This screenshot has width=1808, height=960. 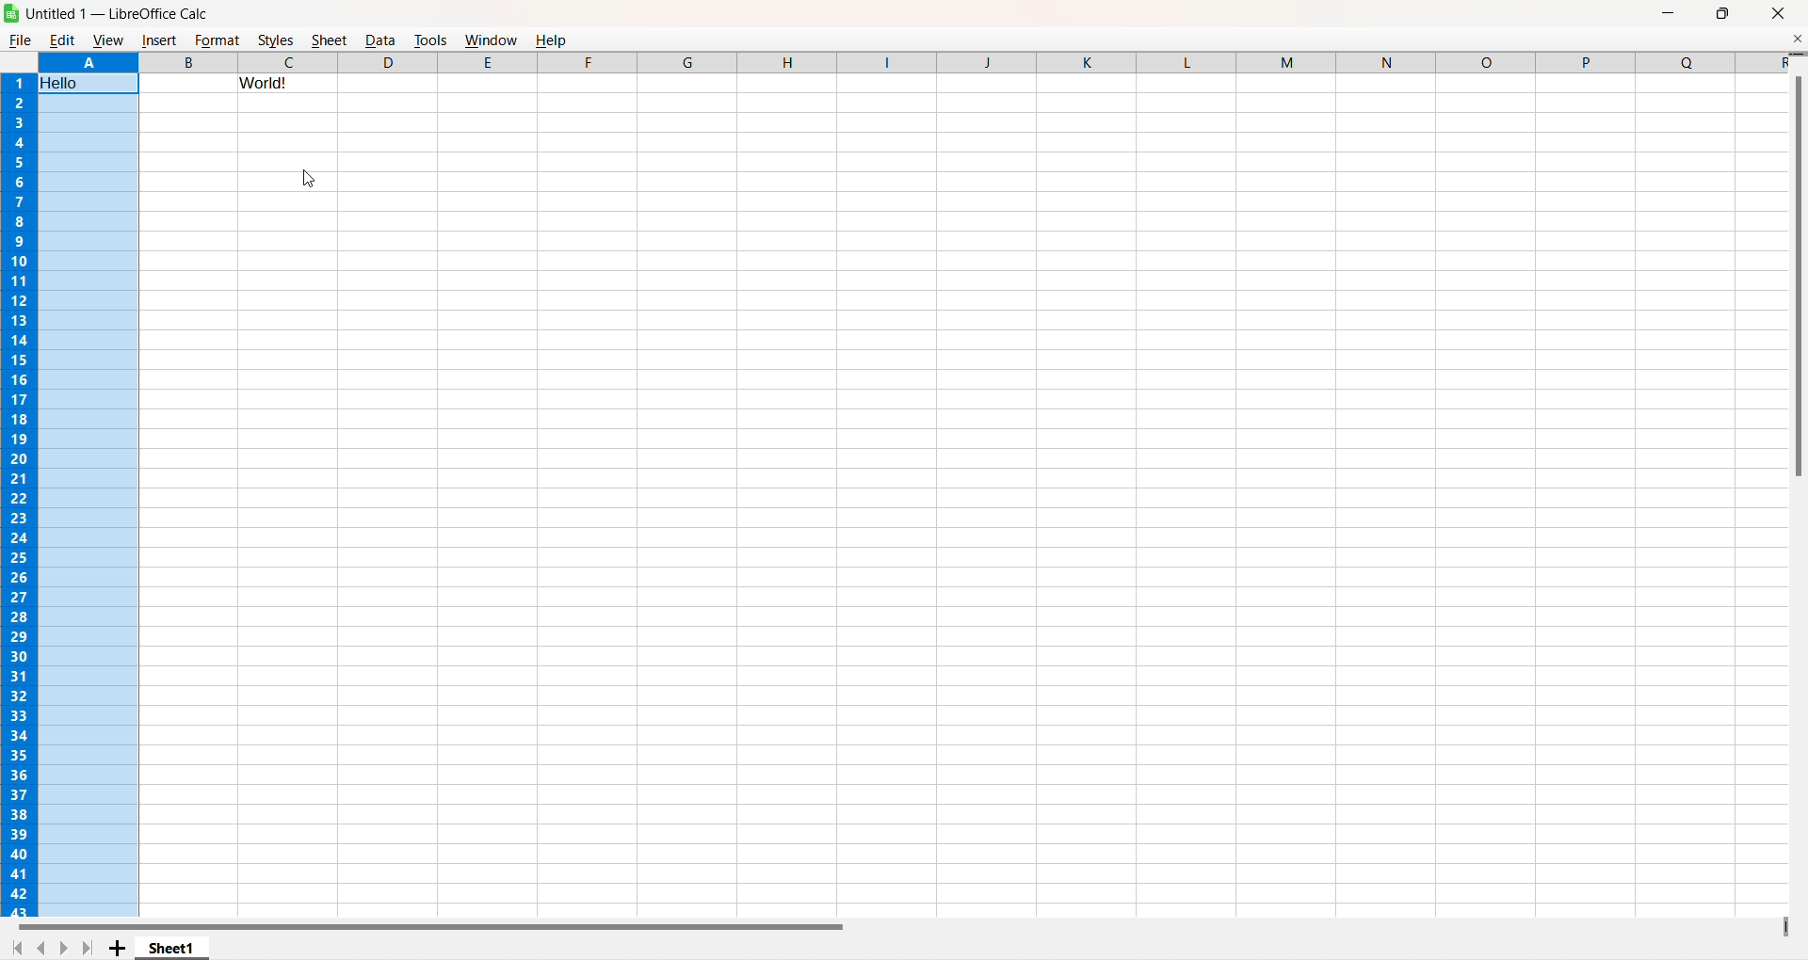 What do you see at coordinates (188, 62) in the screenshot?
I see `column added` at bounding box center [188, 62].